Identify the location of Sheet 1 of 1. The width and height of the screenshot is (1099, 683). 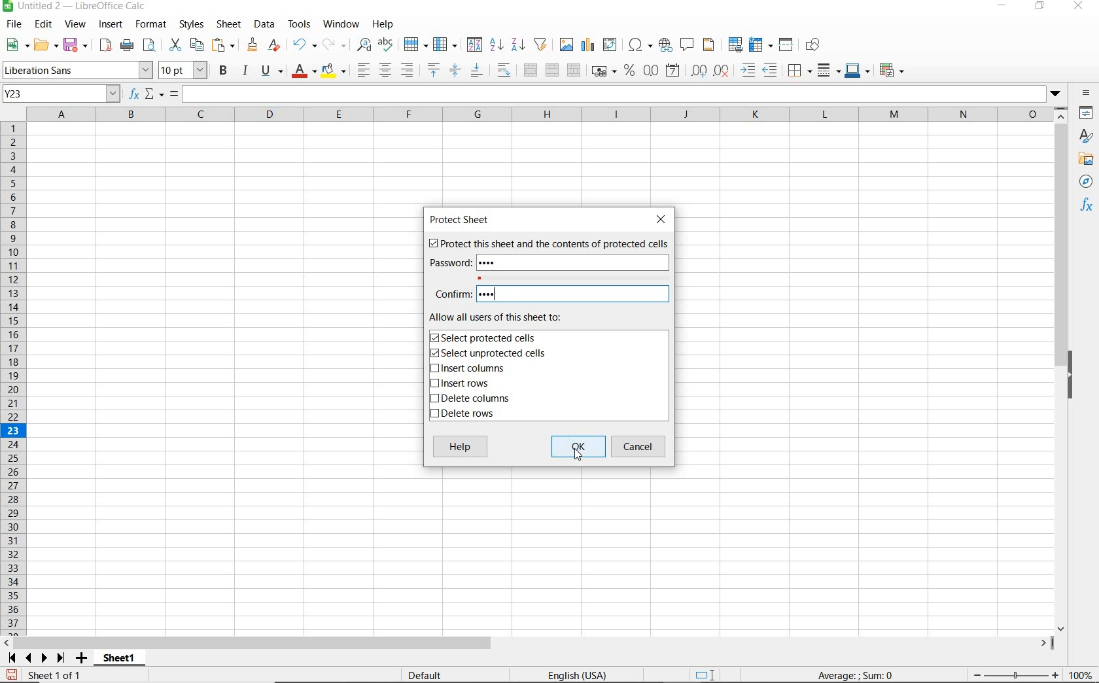
(45, 675).